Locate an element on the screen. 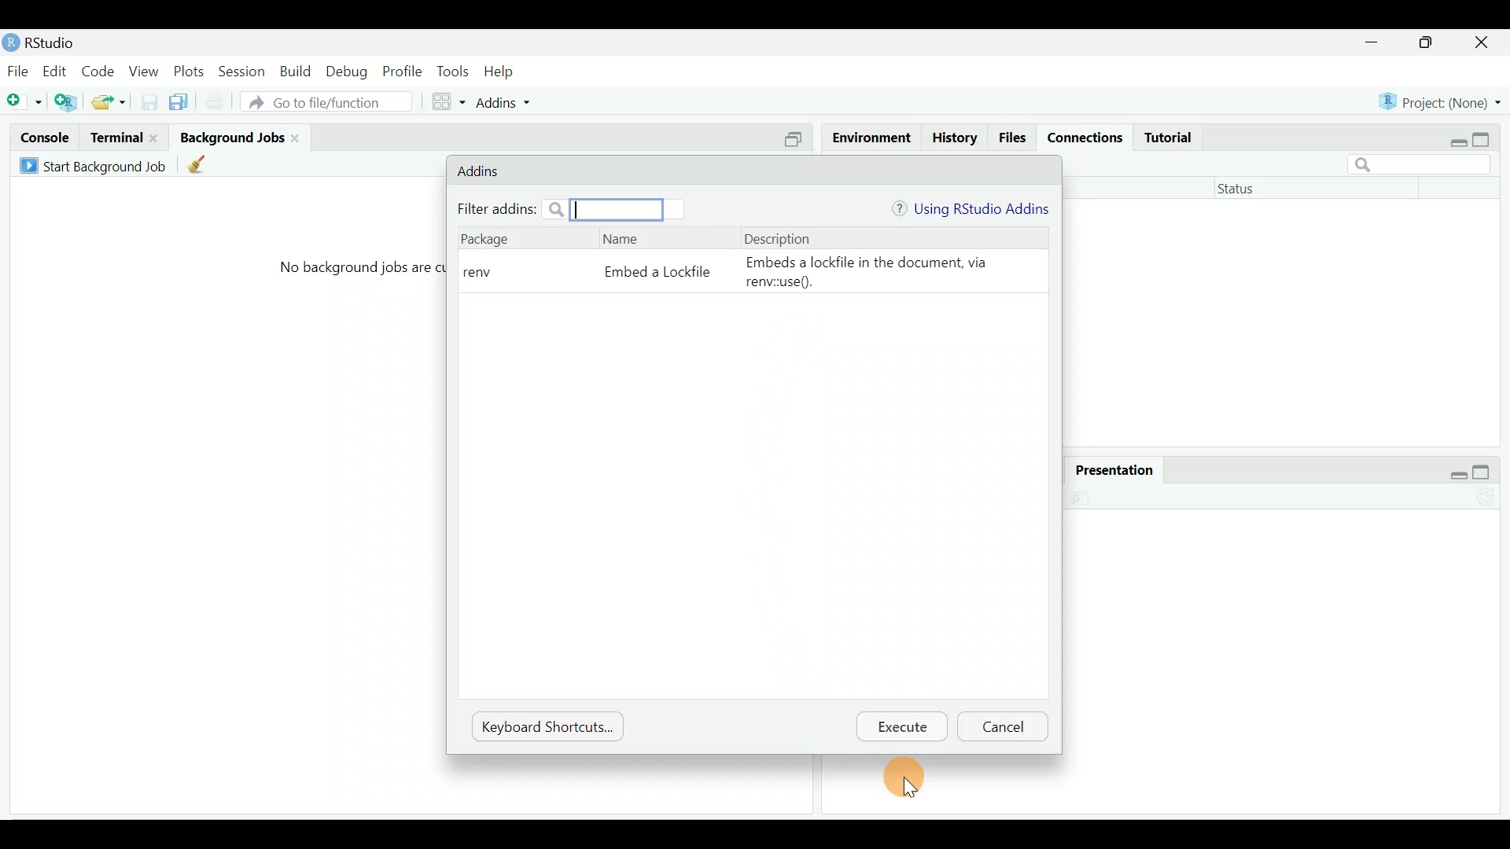  Code is located at coordinates (100, 72).